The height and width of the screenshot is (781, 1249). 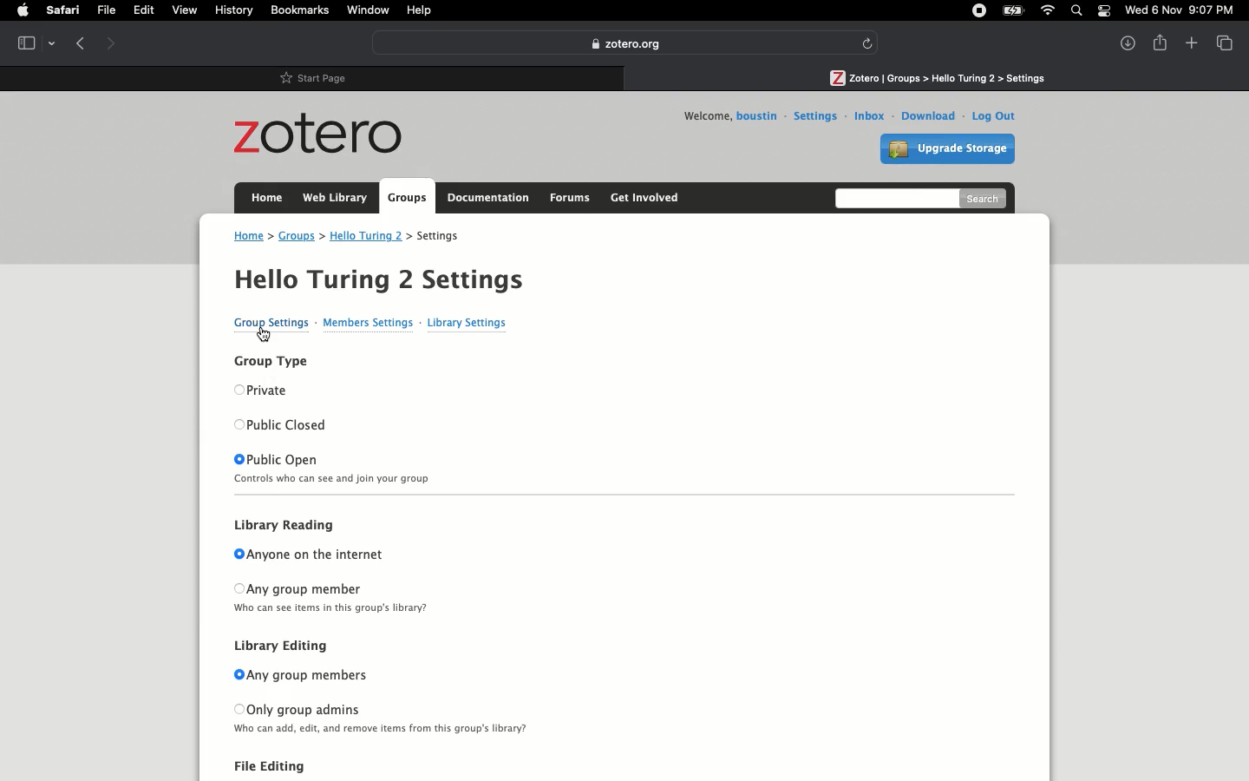 What do you see at coordinates (356, 236) in the screenshot?
I see `Address` at bounding box center [356, 236].